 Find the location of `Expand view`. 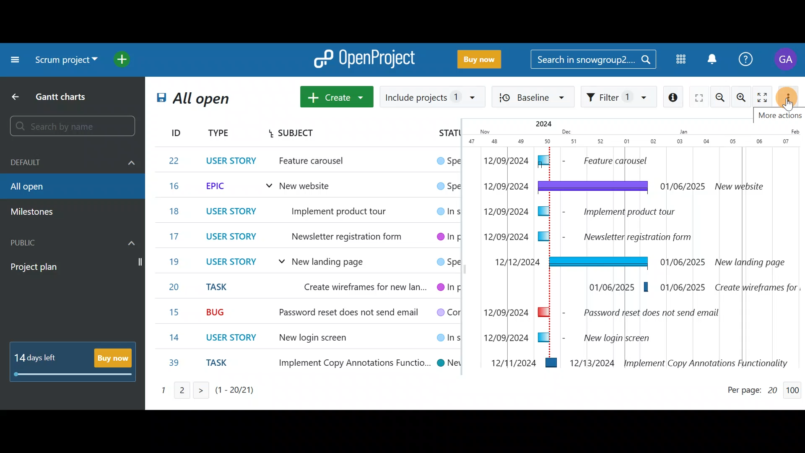

Expand view is located at coordinates (699, 99).